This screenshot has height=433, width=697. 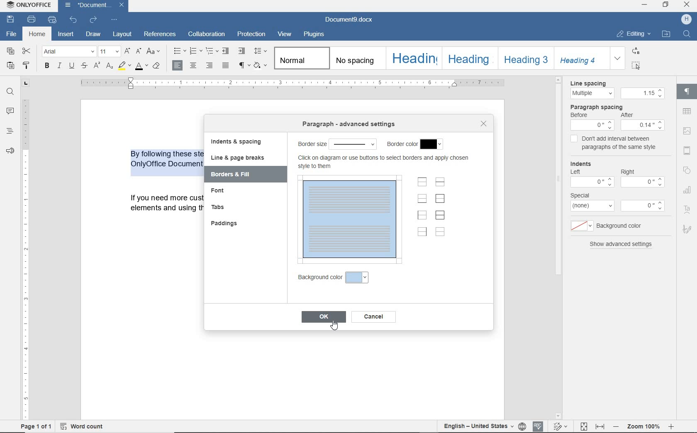 I want to click on set left border only, so click(x=422, y=216).